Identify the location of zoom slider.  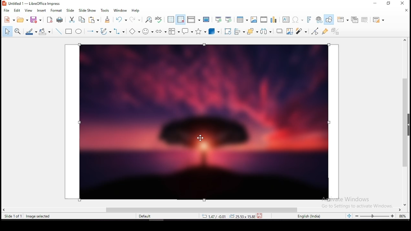
(375, 216).